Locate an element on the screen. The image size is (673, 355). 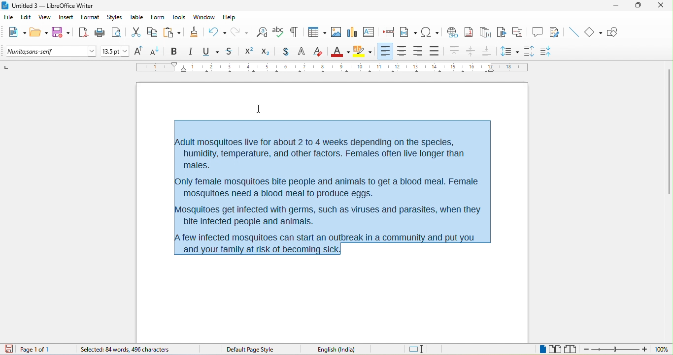
save is located at coordinates (62, 32).